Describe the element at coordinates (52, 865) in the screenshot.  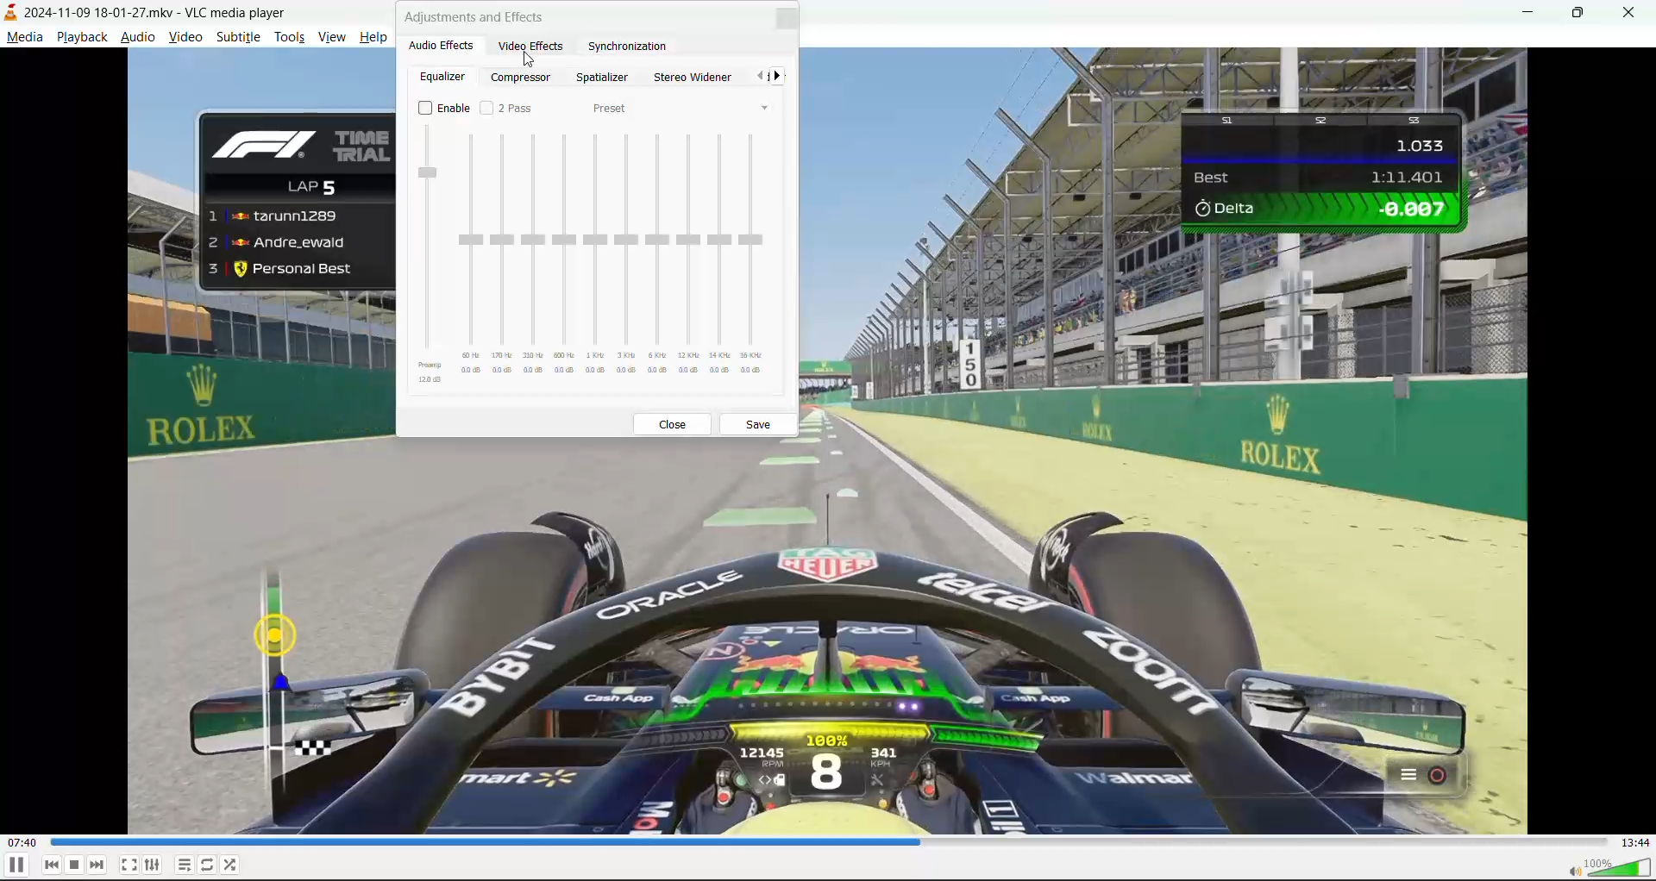
I see `previous` at that location.